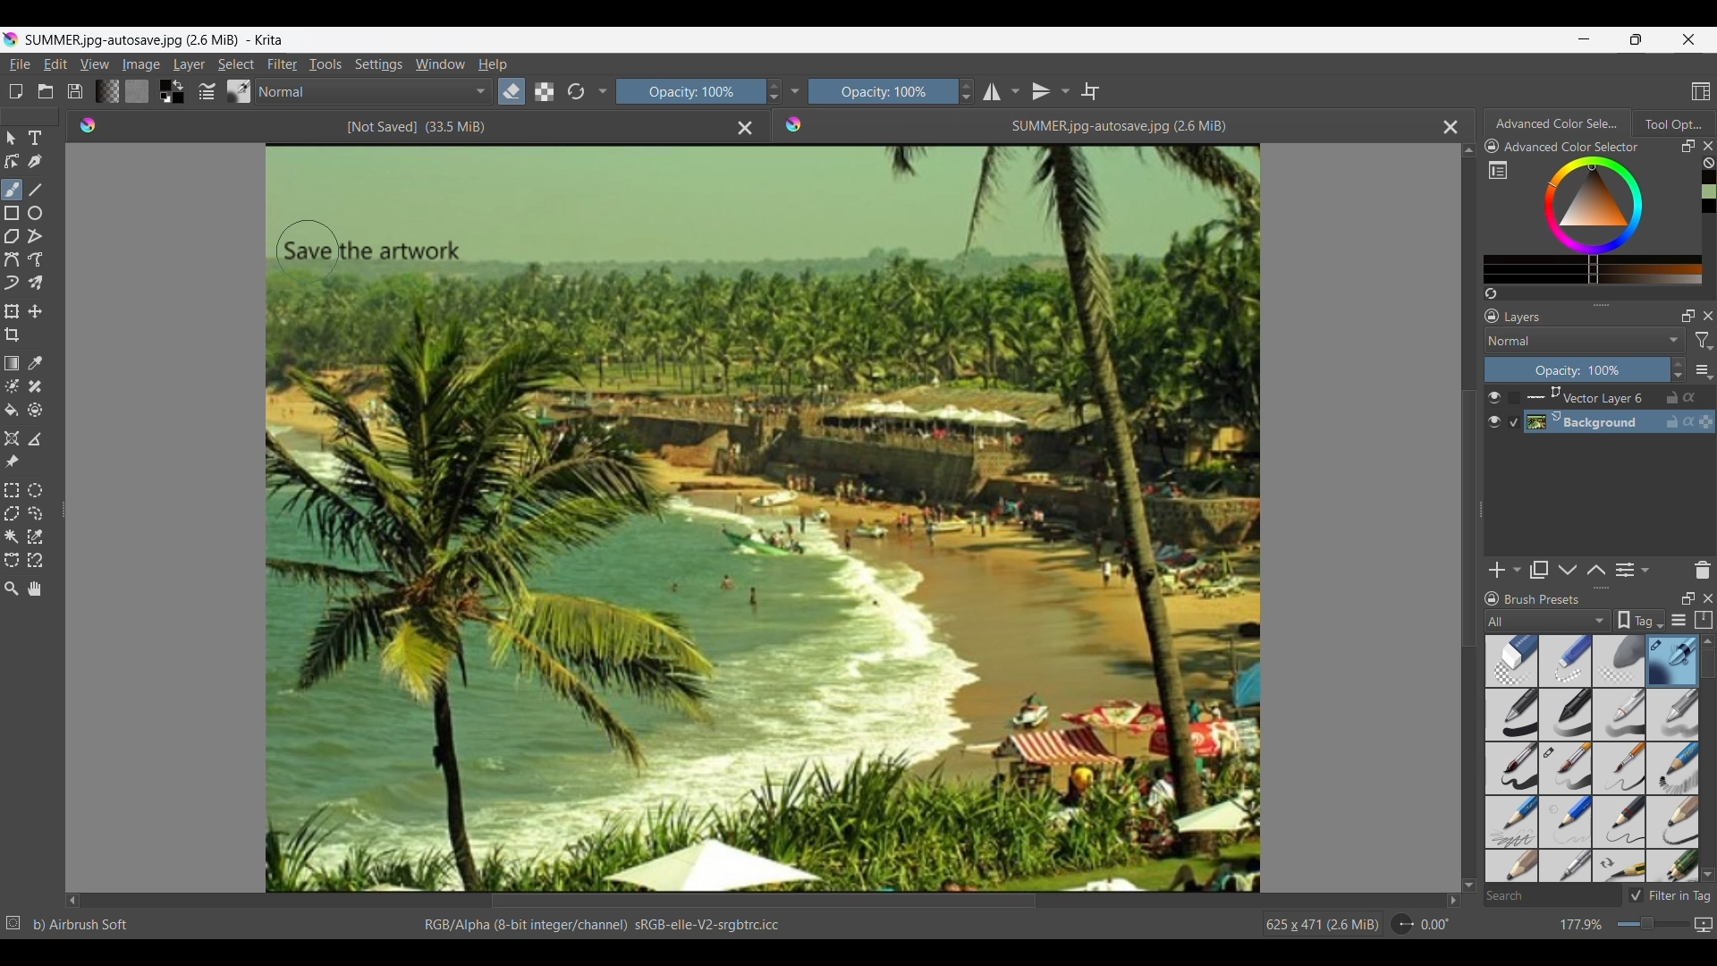 The image size is (1717, 966). What do you see at coordinates (1492, 316) in the screenshot?
I see `Lock layers panel` at bounding box center [1492, 316].